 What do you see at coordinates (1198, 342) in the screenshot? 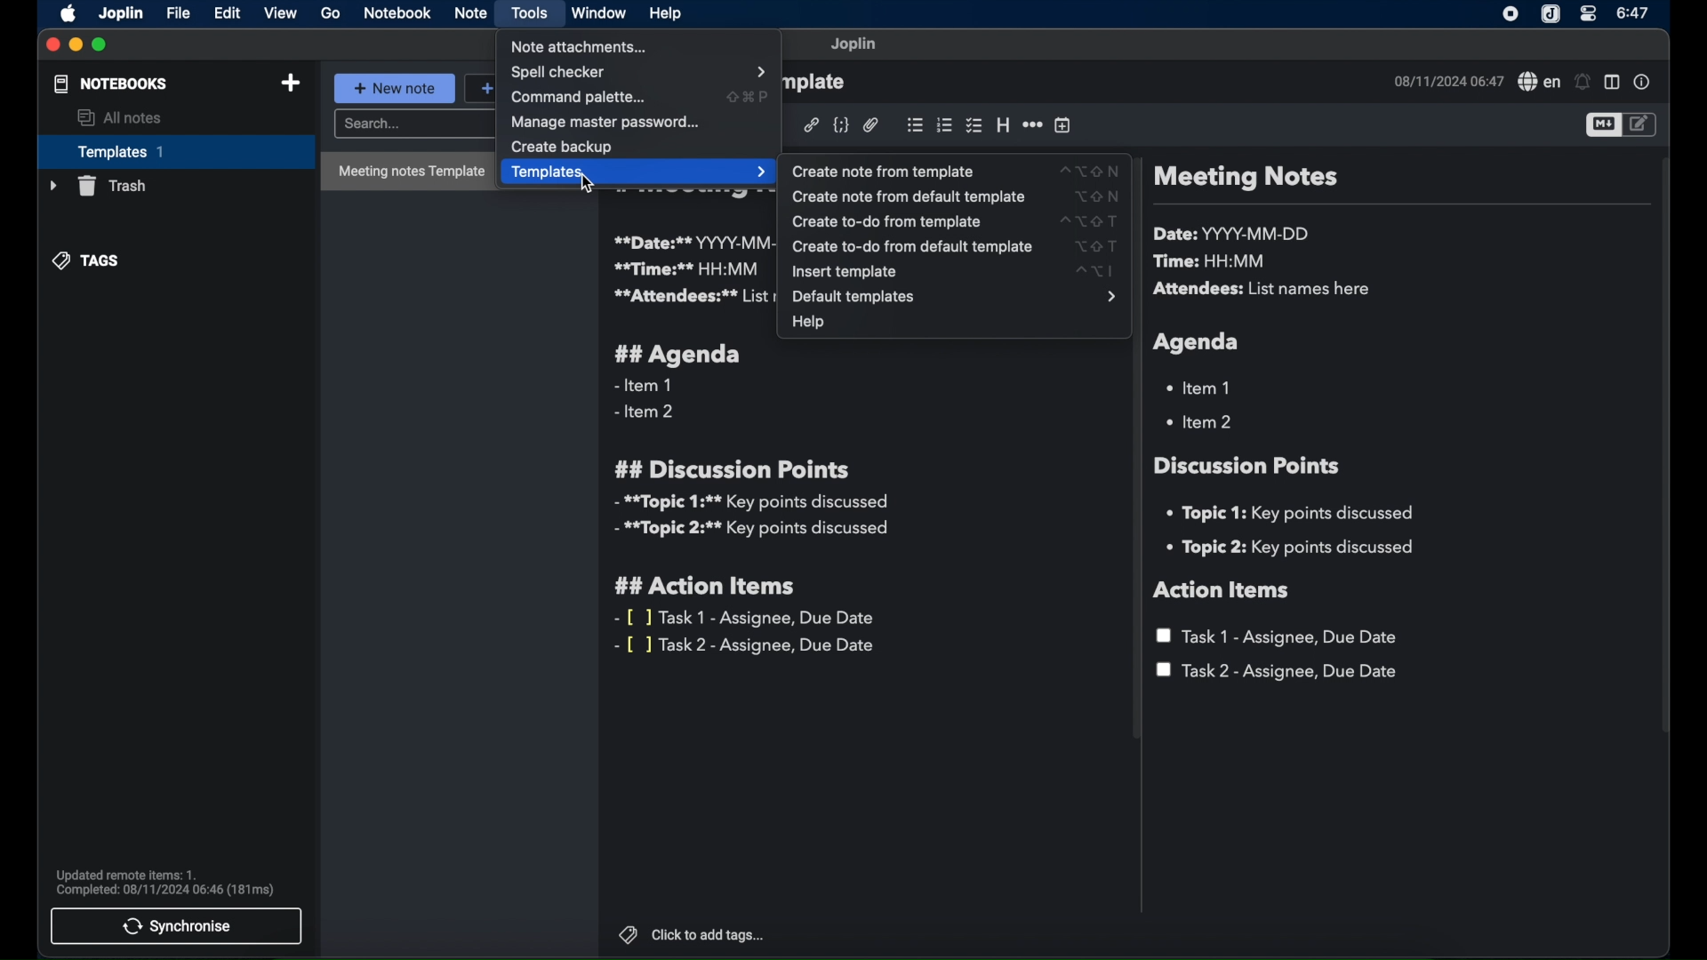
I see `agenda` at bounding box center [1198, 342].